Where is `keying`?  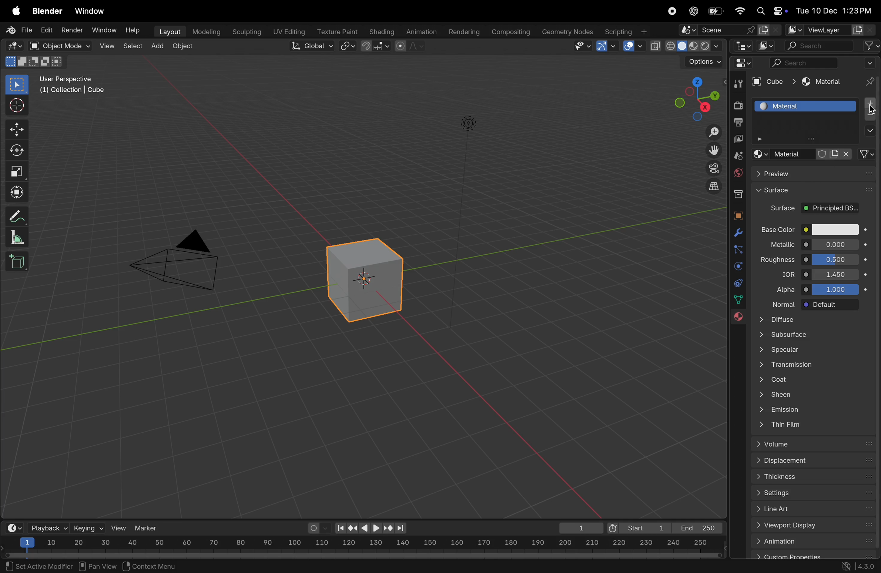
keying is located at coordinates (88, 527).